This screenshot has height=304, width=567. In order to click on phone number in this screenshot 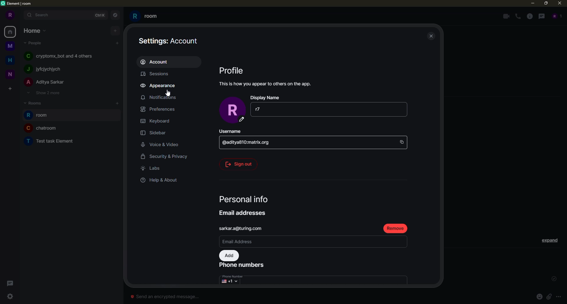, I will do `click(241, 264)`.